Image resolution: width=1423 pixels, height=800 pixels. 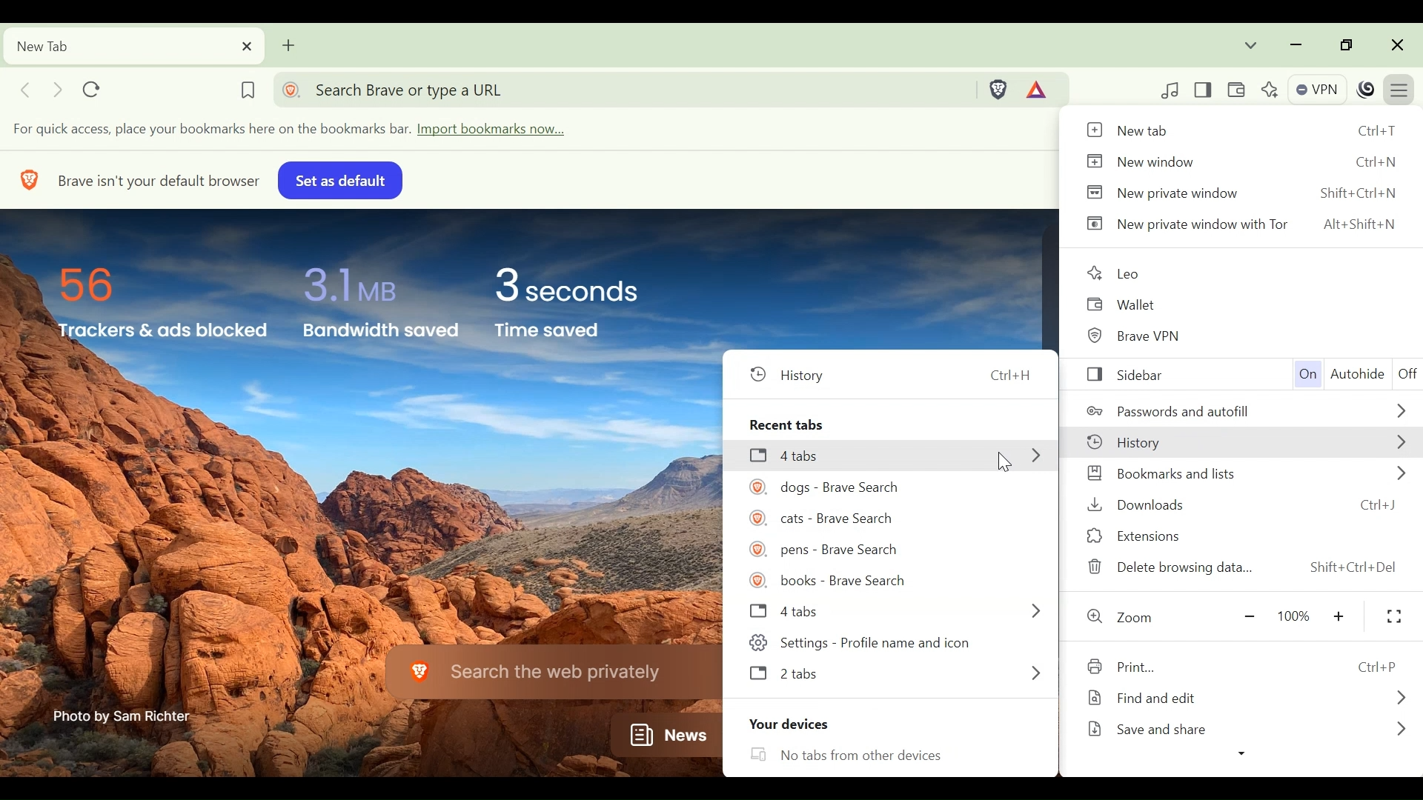 What do you see at coordinates (1296, 44) in the screenshot?
I see `minimize` at bounding box center [1296, 44].